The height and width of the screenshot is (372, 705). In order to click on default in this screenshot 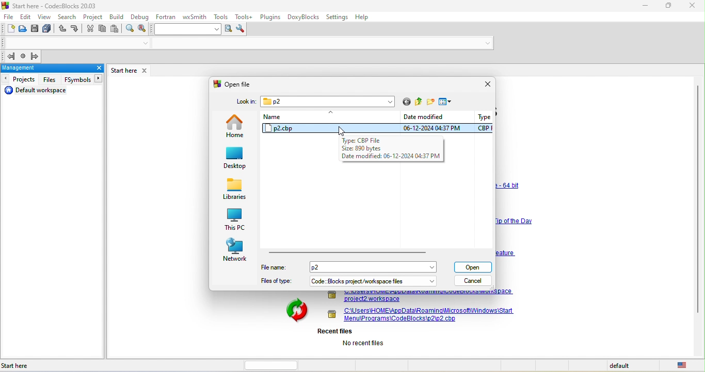, I will do `click(622, 366)`.